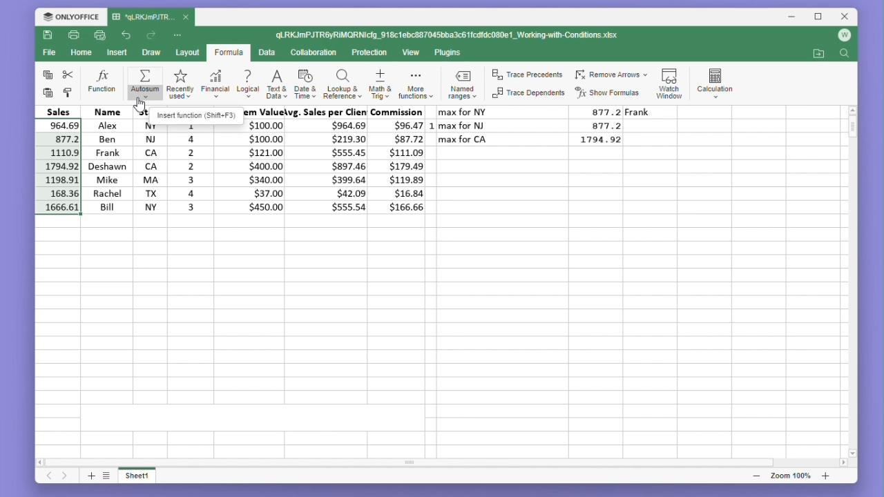 This screenshot has width=884, height=497. I want to click on Sheet 1, so click(144, 478).